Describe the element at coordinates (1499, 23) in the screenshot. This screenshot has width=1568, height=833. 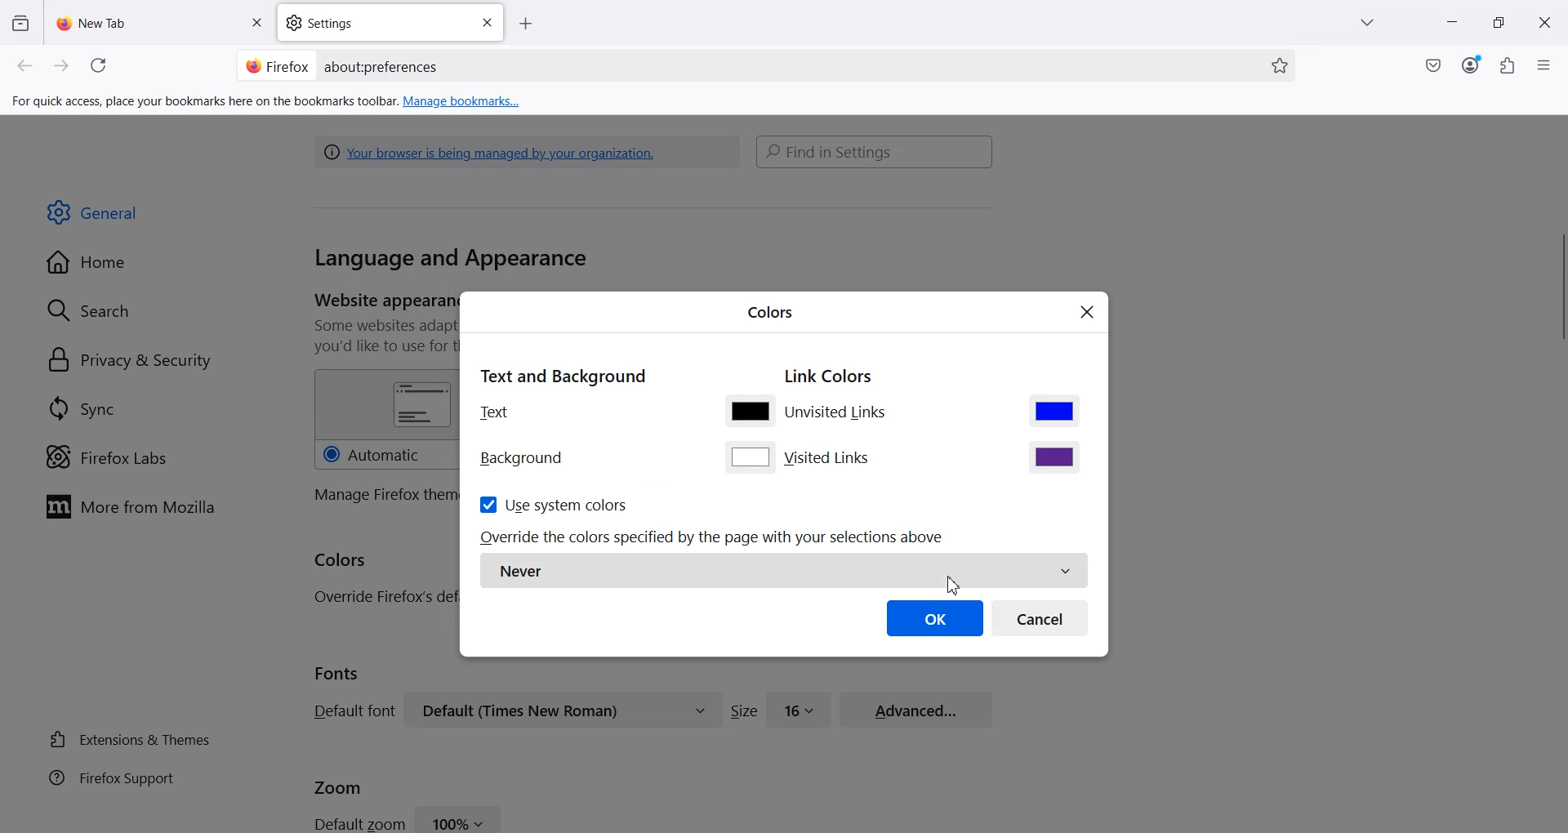
I see `Maximize` at that location.